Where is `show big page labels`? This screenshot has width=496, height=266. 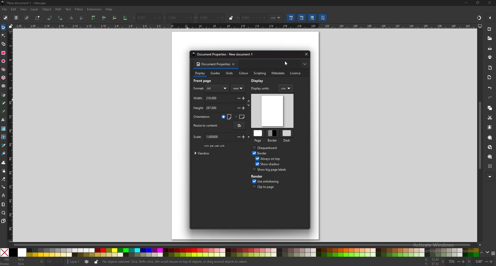
show big page labels is located at coordinates (273, 169).